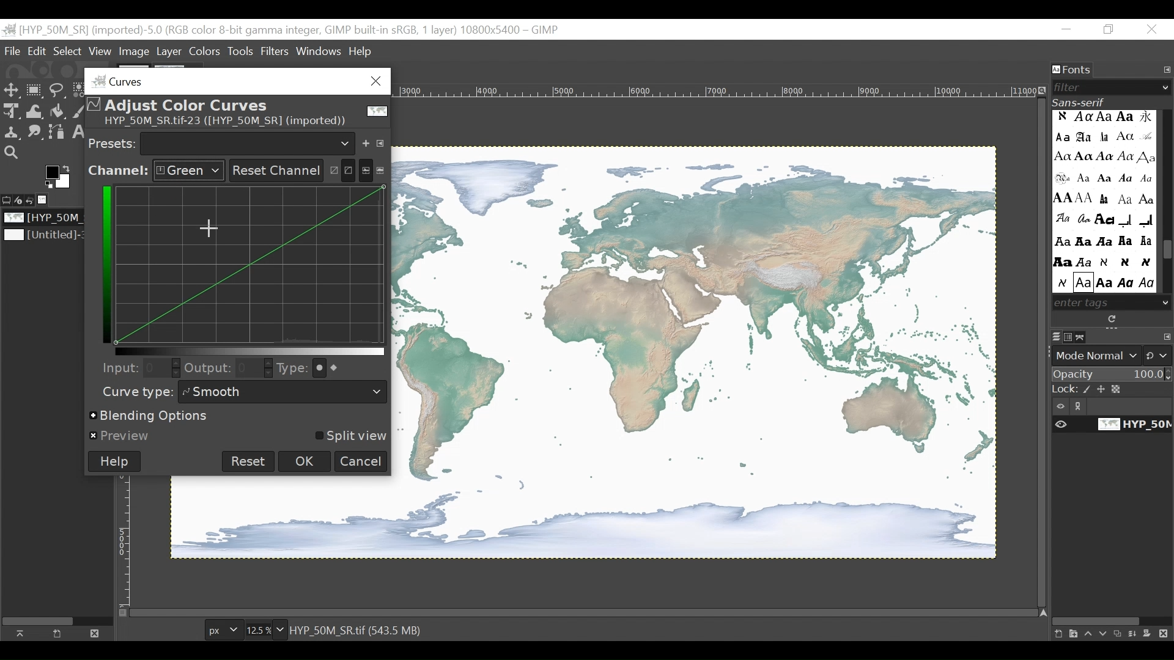  What do you see at coordinates (320, 49) in the screenshot?
I see `Windows` at bounding box center [320, 49].